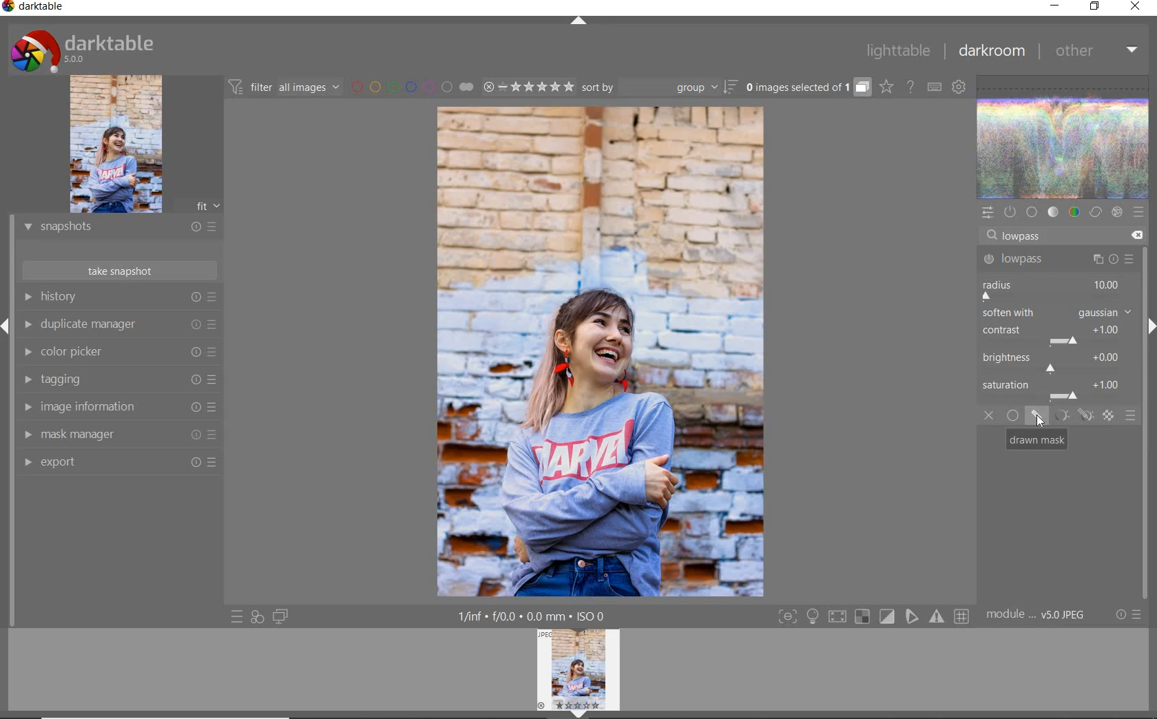 Image resolution: width=1157 pixels, height=719 pixels. I want to click on soften with, so click(1057, 312).